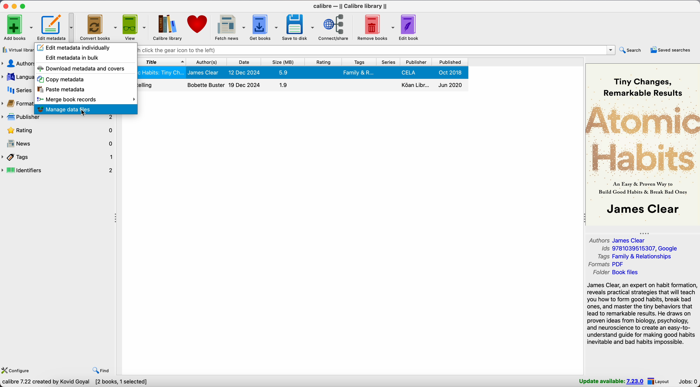 Image resolution: width=700 pixels, height=387 pixels. Describe the element at coordinates (16, 369) in the screenshot. I see `configure` at that location.